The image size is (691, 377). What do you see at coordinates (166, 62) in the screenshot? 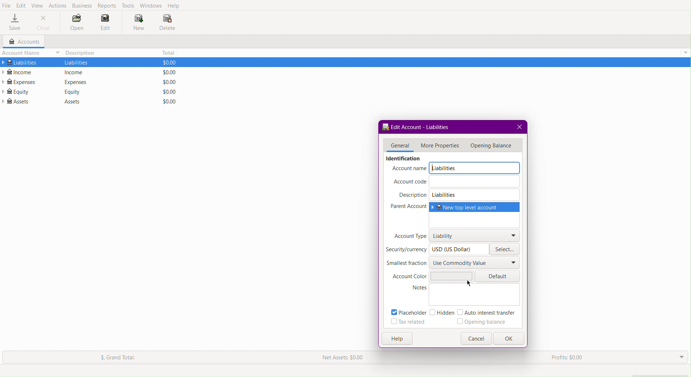
I see `$0.00` at bounding box center [166, 62].